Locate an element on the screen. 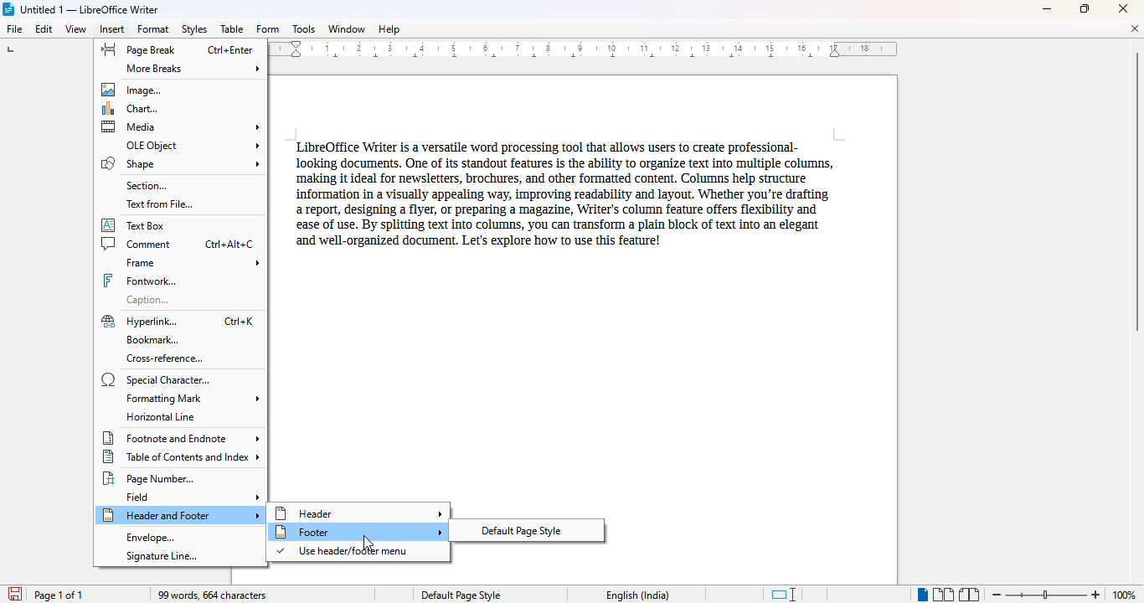 Image resolution: width=1144 pixels, height=603 pixels. bookmark is located at coordinates (152, 340).